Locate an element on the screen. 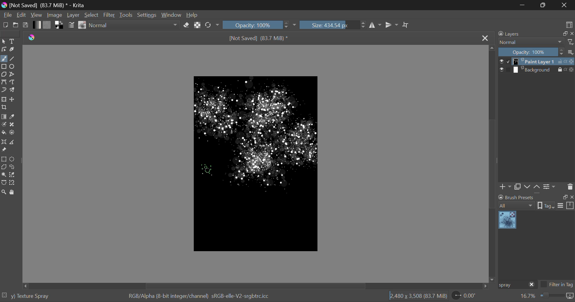 The image size is (575, 302). y) Texture Spray is located at coordinates (30, 296).